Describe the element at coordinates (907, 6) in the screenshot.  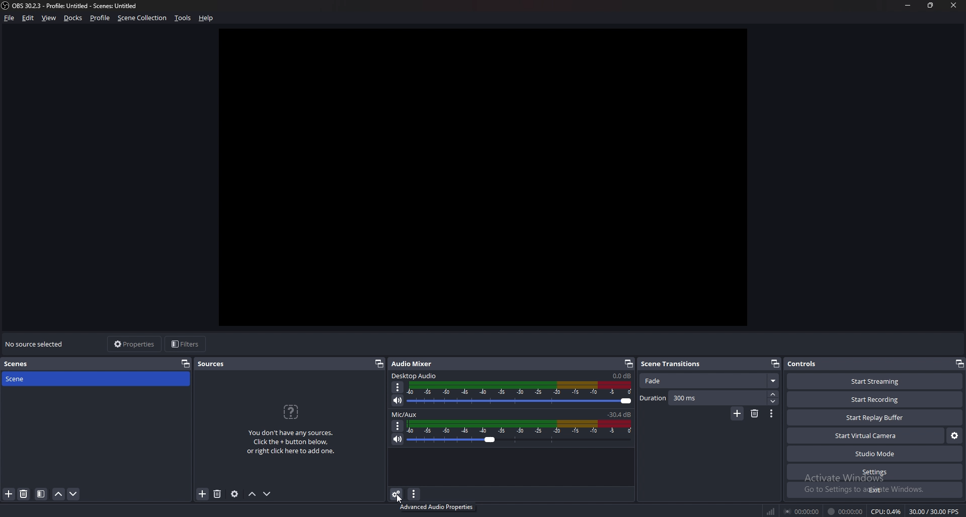
I see `minimize` at that location.